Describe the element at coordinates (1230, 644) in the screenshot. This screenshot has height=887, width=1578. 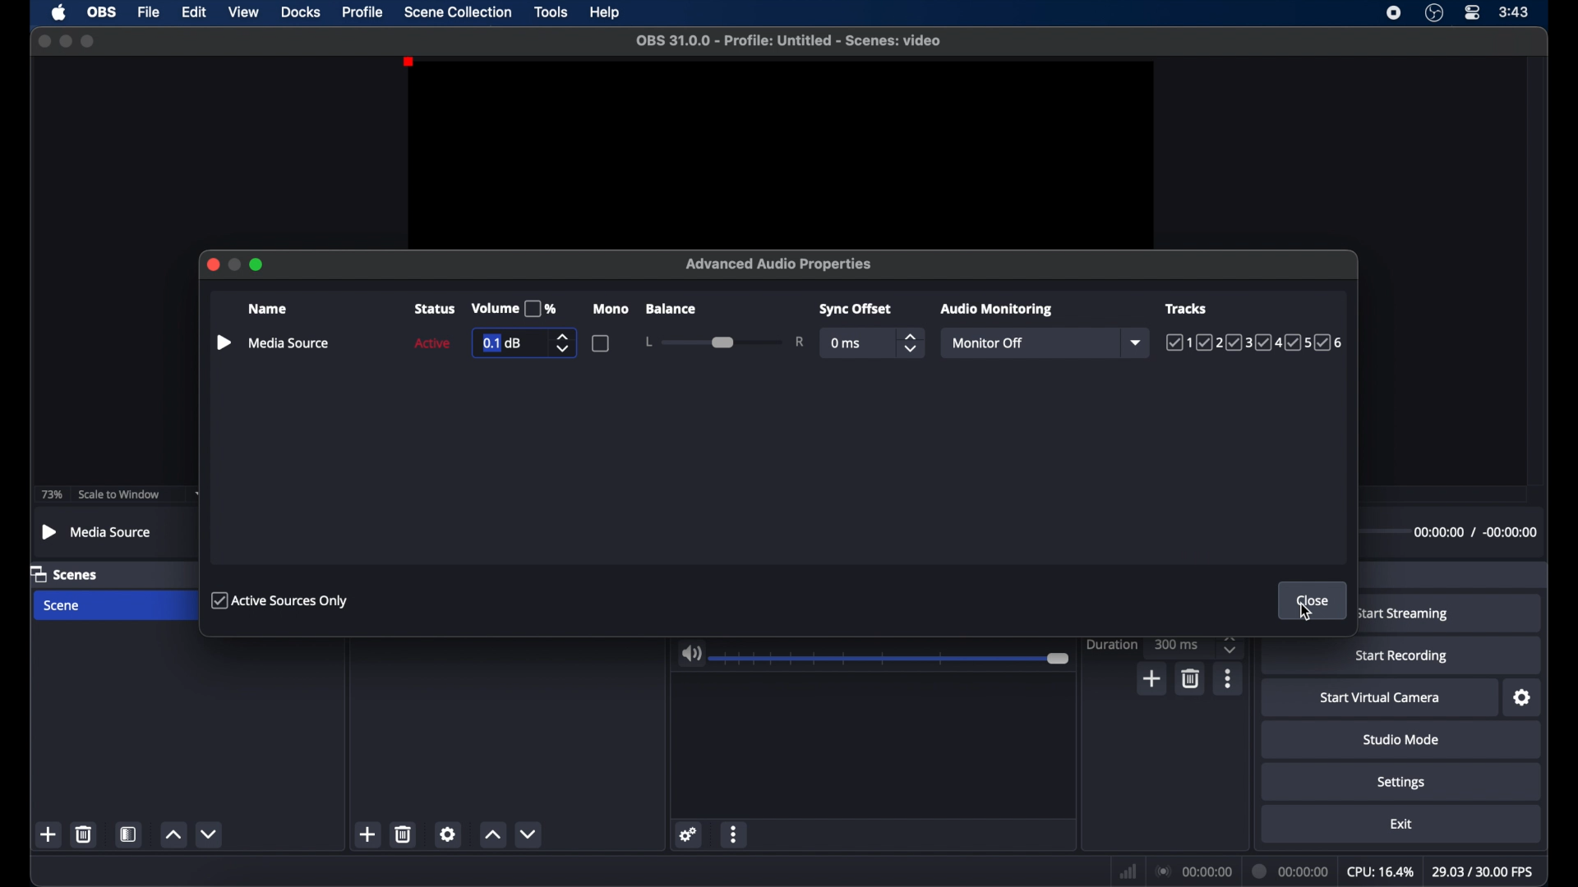
I see `stepper buttons` at that location.